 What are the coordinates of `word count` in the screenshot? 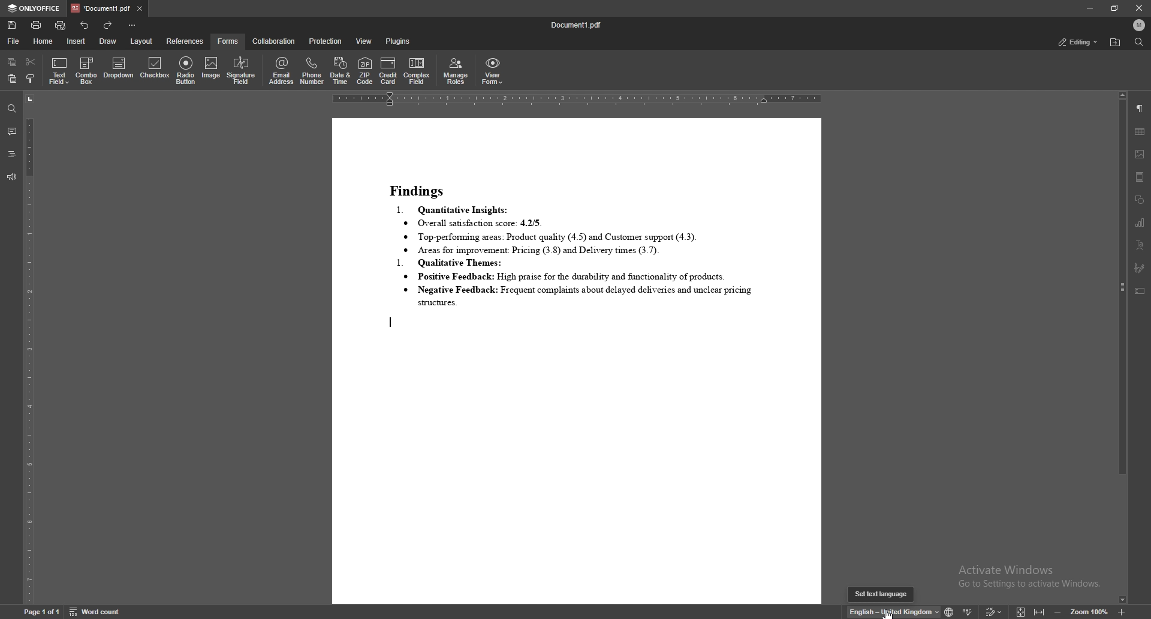 It's located at (96, 612).